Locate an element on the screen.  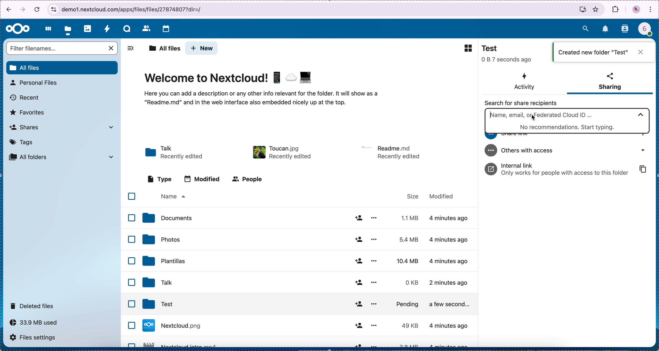
contacts is located at coordinates (625, 29).